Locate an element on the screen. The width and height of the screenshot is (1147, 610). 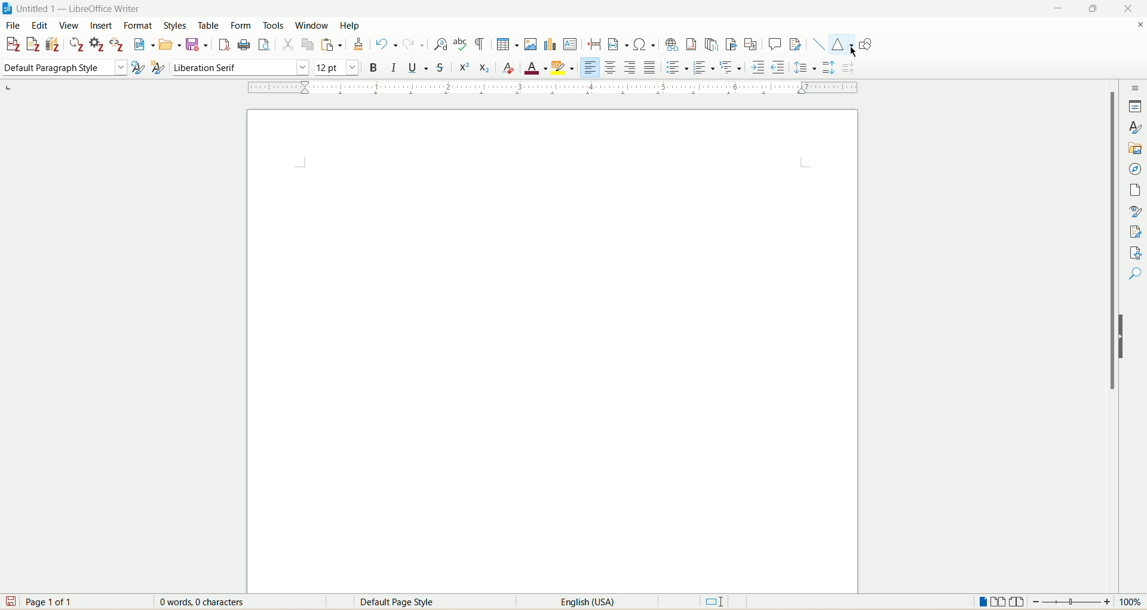
bold is located at coordinates (372, 66).